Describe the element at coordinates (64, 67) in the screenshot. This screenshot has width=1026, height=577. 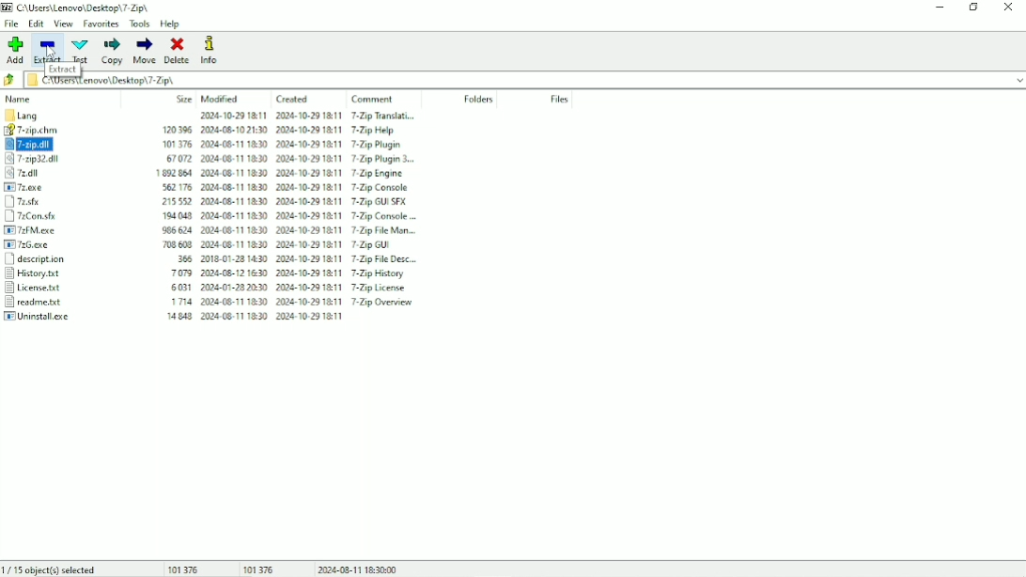
I see `` at that location.